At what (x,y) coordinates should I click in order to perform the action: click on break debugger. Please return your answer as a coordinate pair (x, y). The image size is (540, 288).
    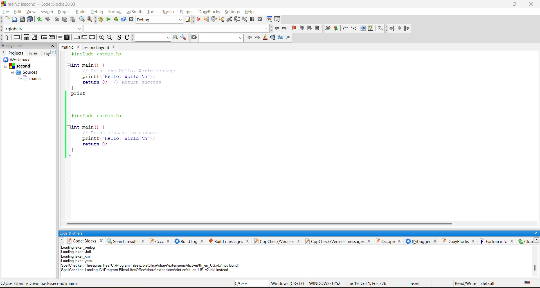
    Looking at the image, I should click on (253, 19).